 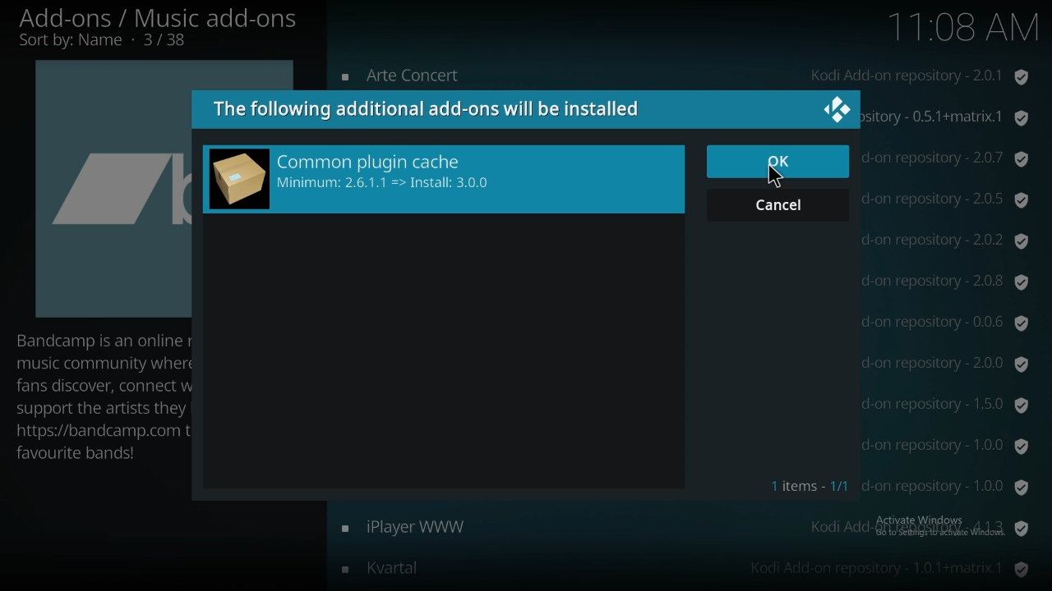 I want to click on cancel, so click(x=778, y=204).